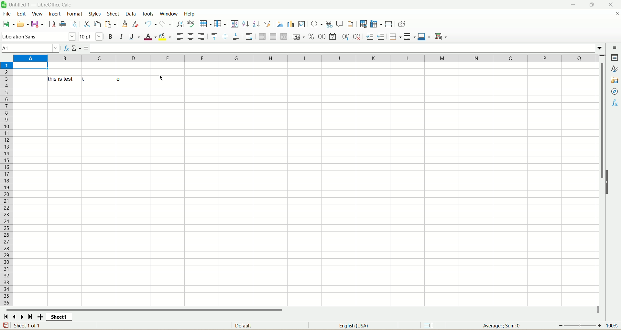 This screenshot has height=330, width=621. I want to click on insert hyperlink, so click(329, 24).